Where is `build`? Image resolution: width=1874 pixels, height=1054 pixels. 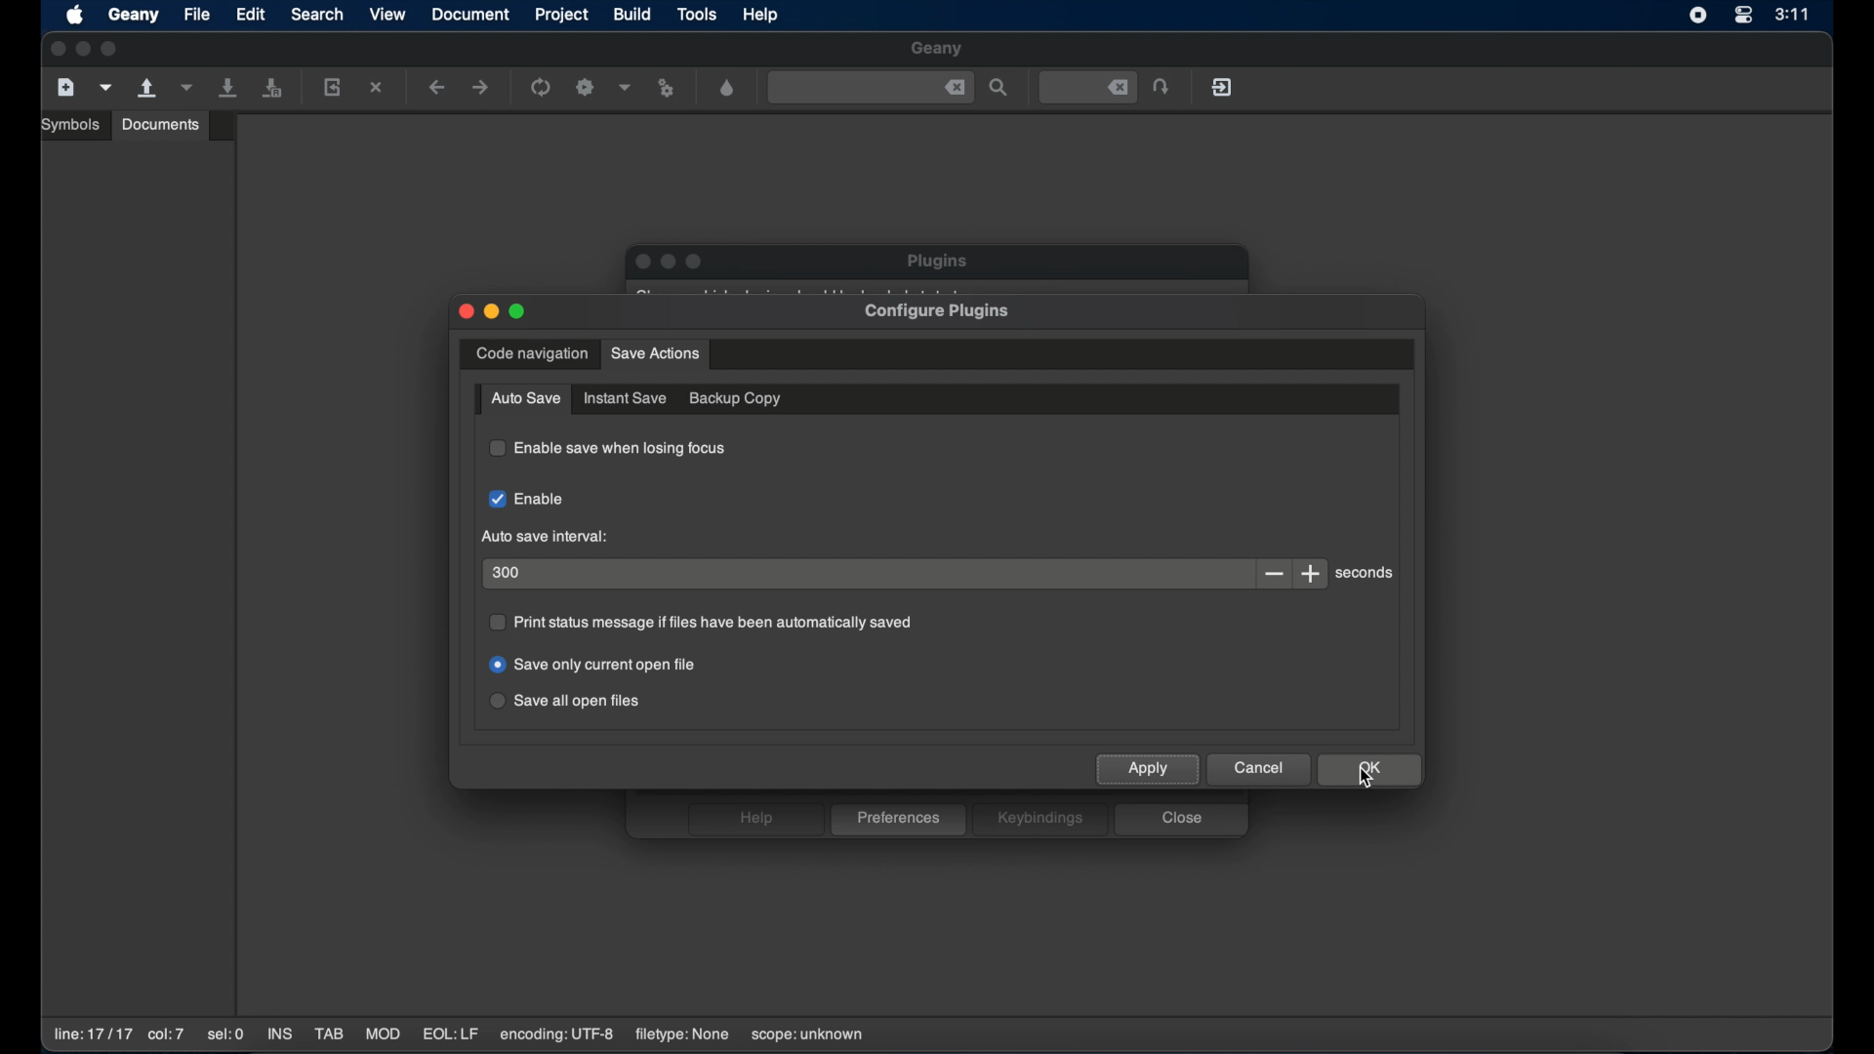
build is located at coordinates (633, 14).